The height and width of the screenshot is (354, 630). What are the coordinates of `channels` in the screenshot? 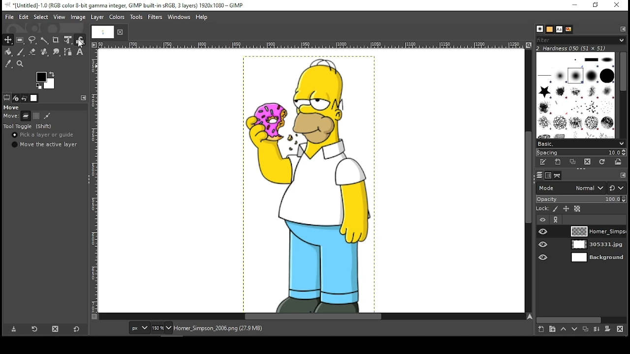 It's located at (549, 176).